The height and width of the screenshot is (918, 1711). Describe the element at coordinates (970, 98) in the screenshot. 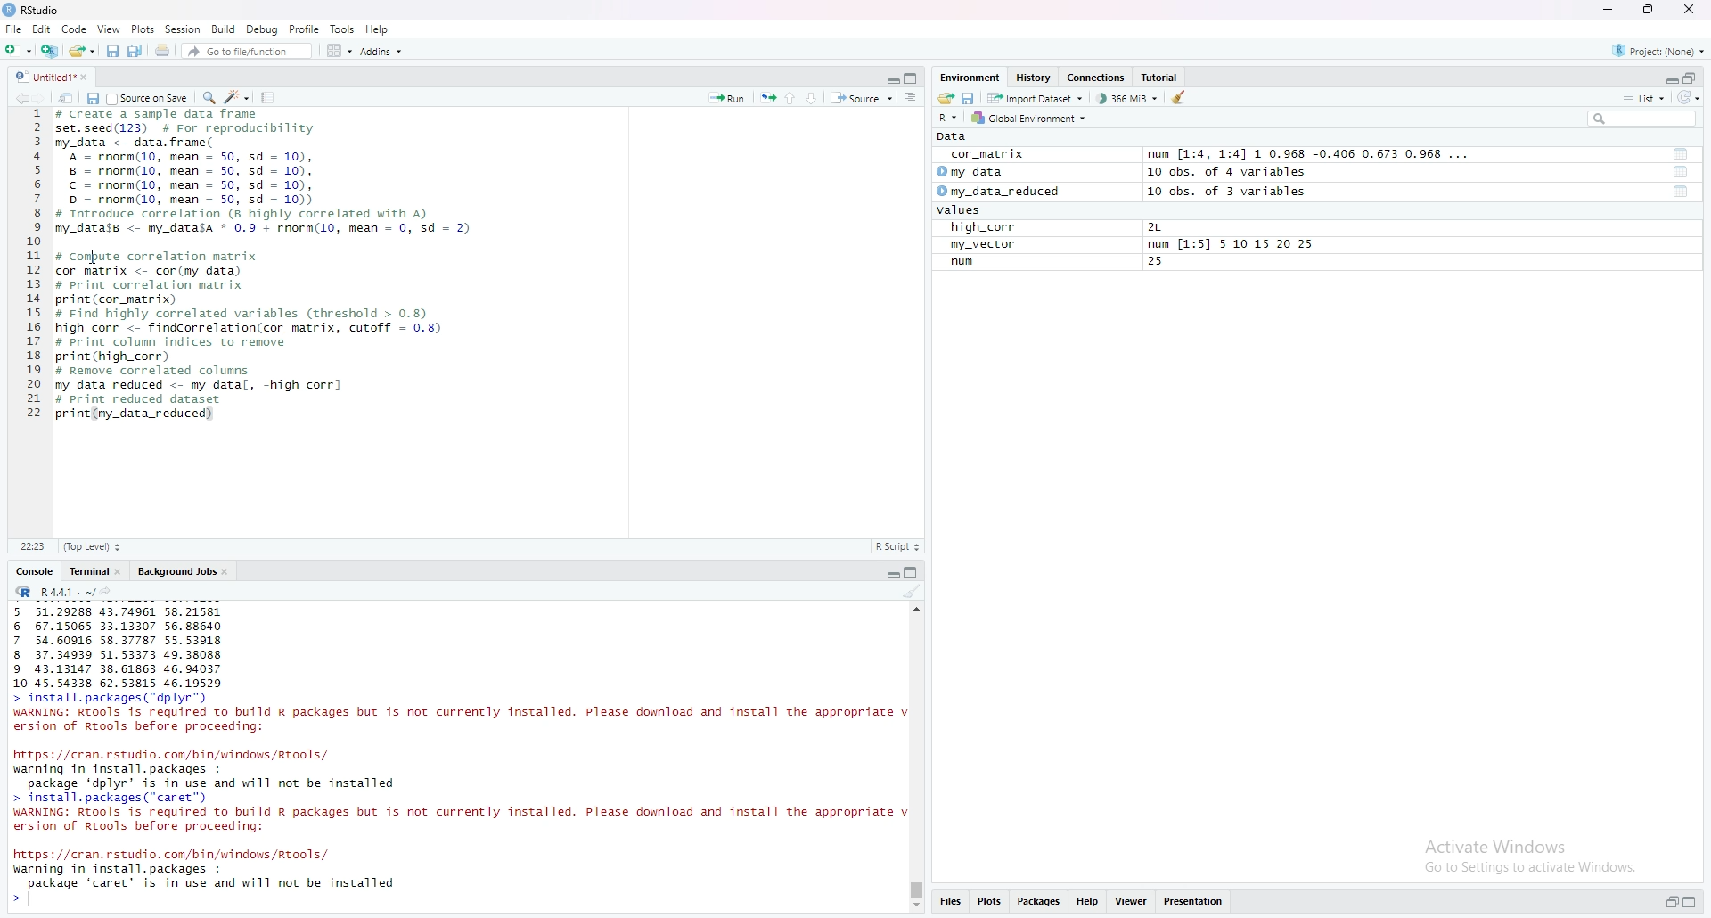

I see `save` at that location.